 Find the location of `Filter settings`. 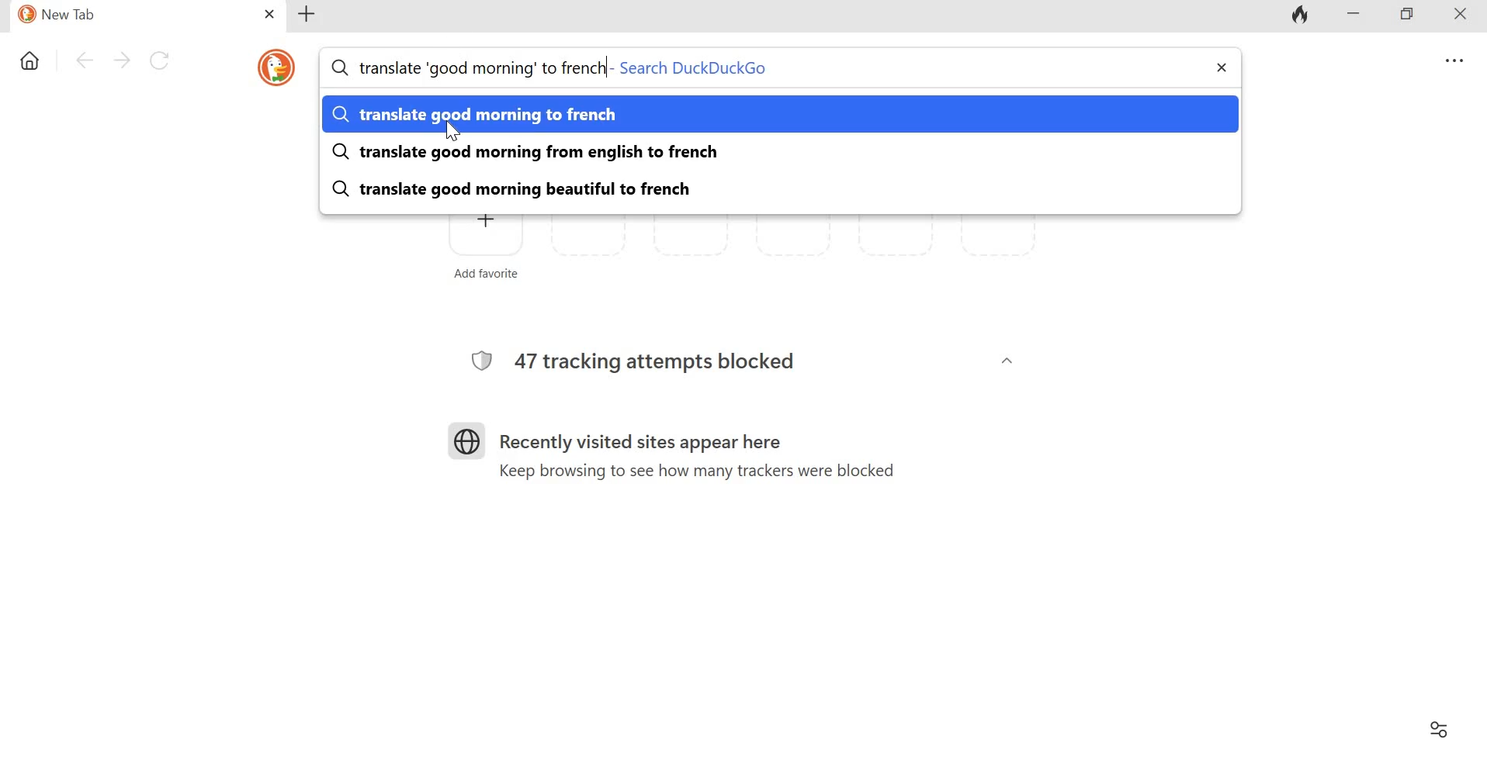

Filter settings is located at coordinates (1442, 729).